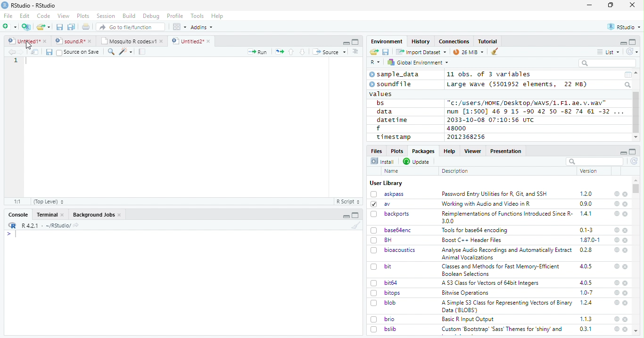 The height and width of the screenshot is (338, 644). Describe the element at coordinates (396, 151) in the screenshot. I see `Plots` at that location.